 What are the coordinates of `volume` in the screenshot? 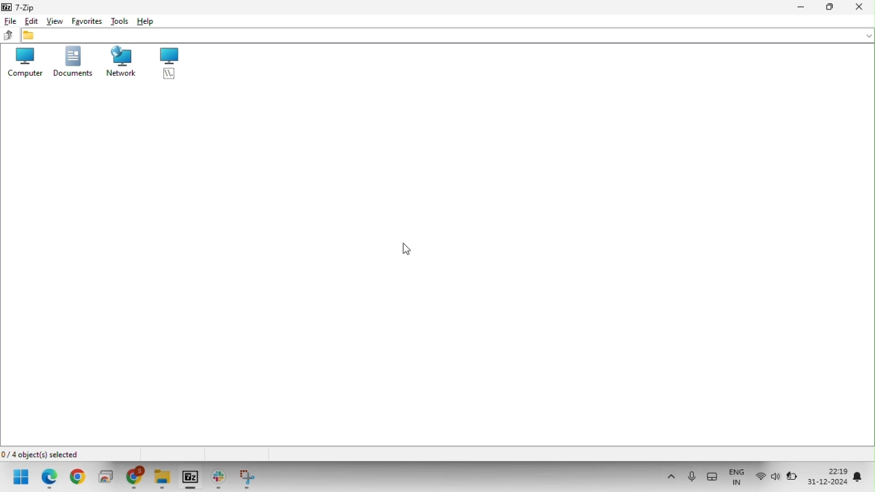 It's located at (775, 476).